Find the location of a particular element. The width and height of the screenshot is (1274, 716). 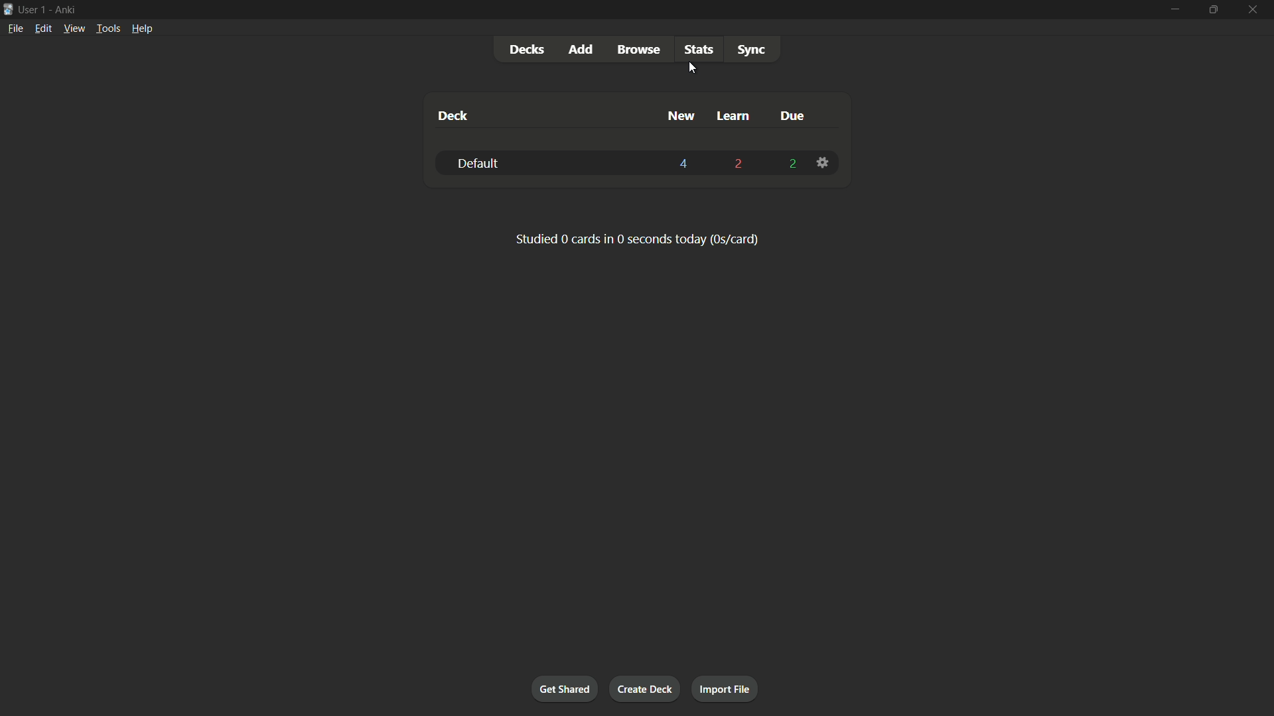

due is located at coordinates (794, 115).